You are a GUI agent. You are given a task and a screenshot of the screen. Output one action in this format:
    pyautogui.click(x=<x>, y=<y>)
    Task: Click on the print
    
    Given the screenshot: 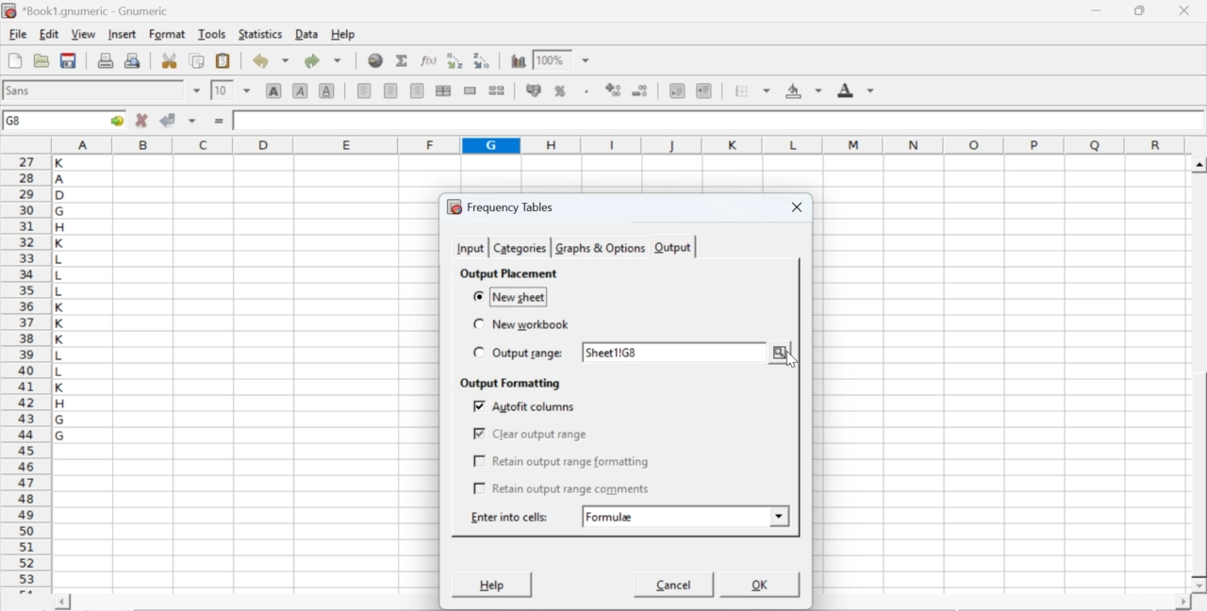 What is the action you would take?
    pyautogui.click(x=106, y=59)
    